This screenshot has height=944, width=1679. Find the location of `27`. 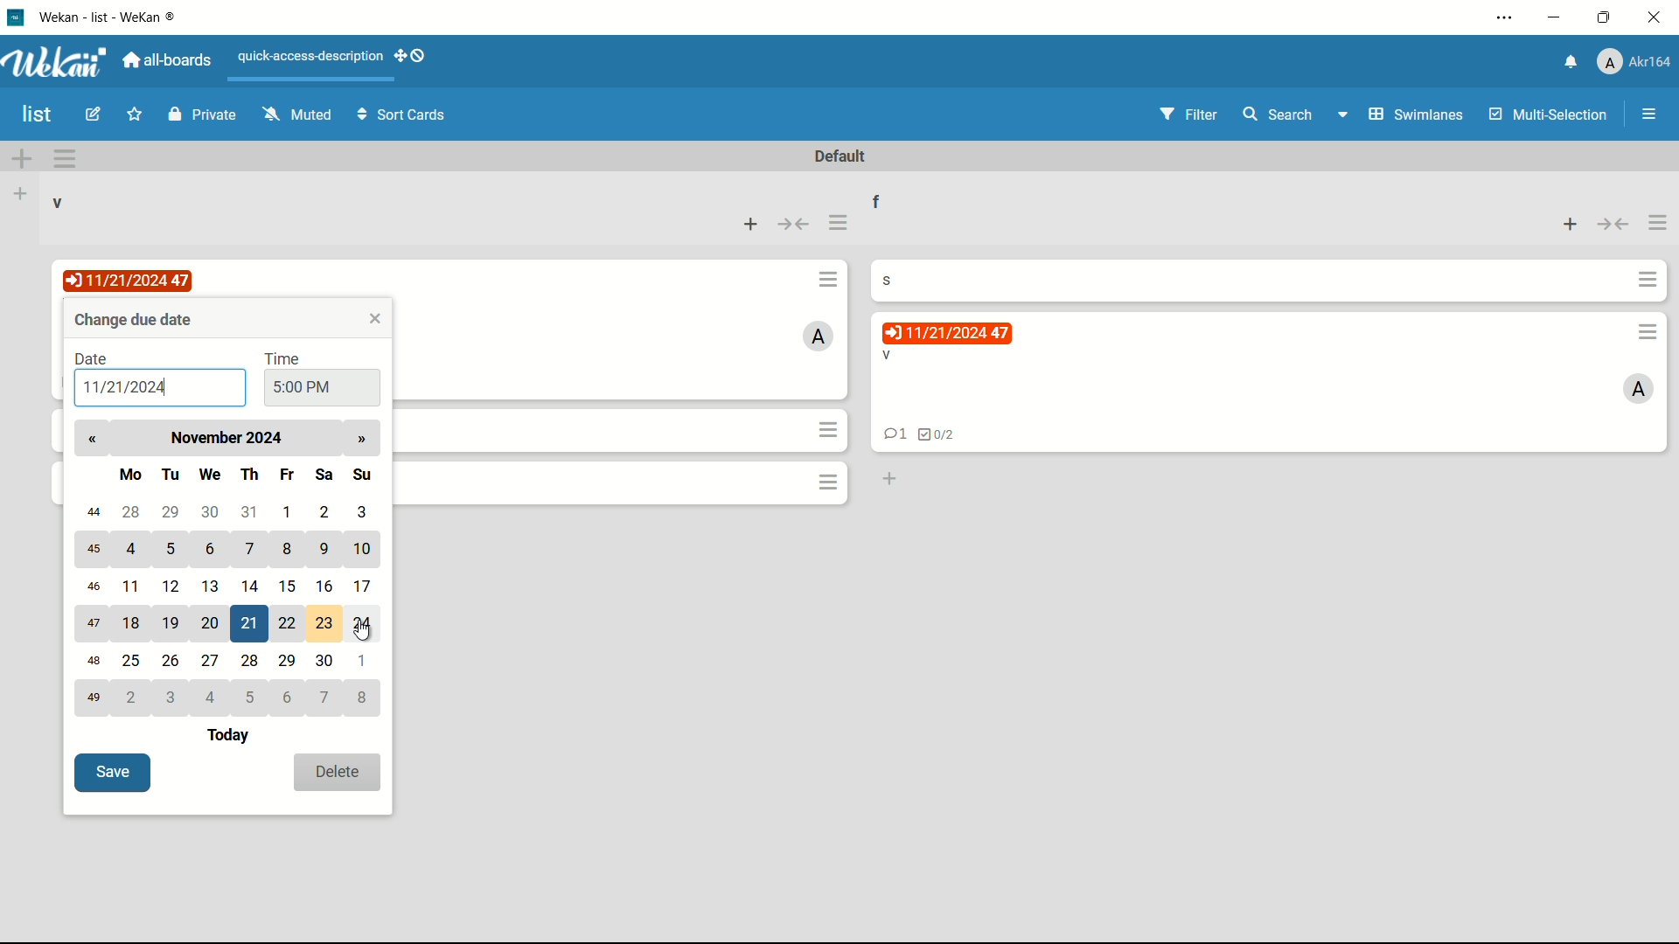

27 is located at coordinates (213, 659).